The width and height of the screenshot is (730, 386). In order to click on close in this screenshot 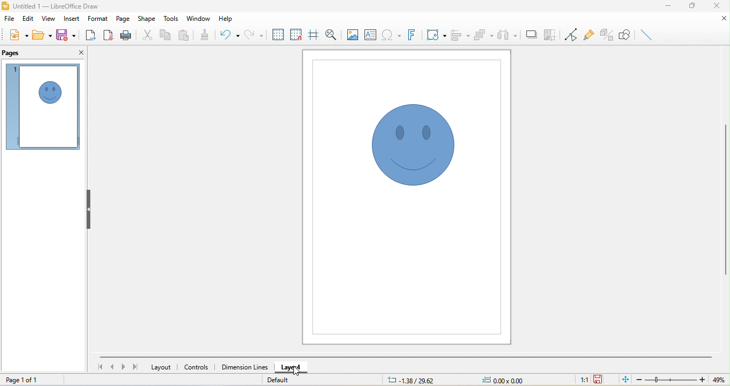, I will do `click(719, 20)`.